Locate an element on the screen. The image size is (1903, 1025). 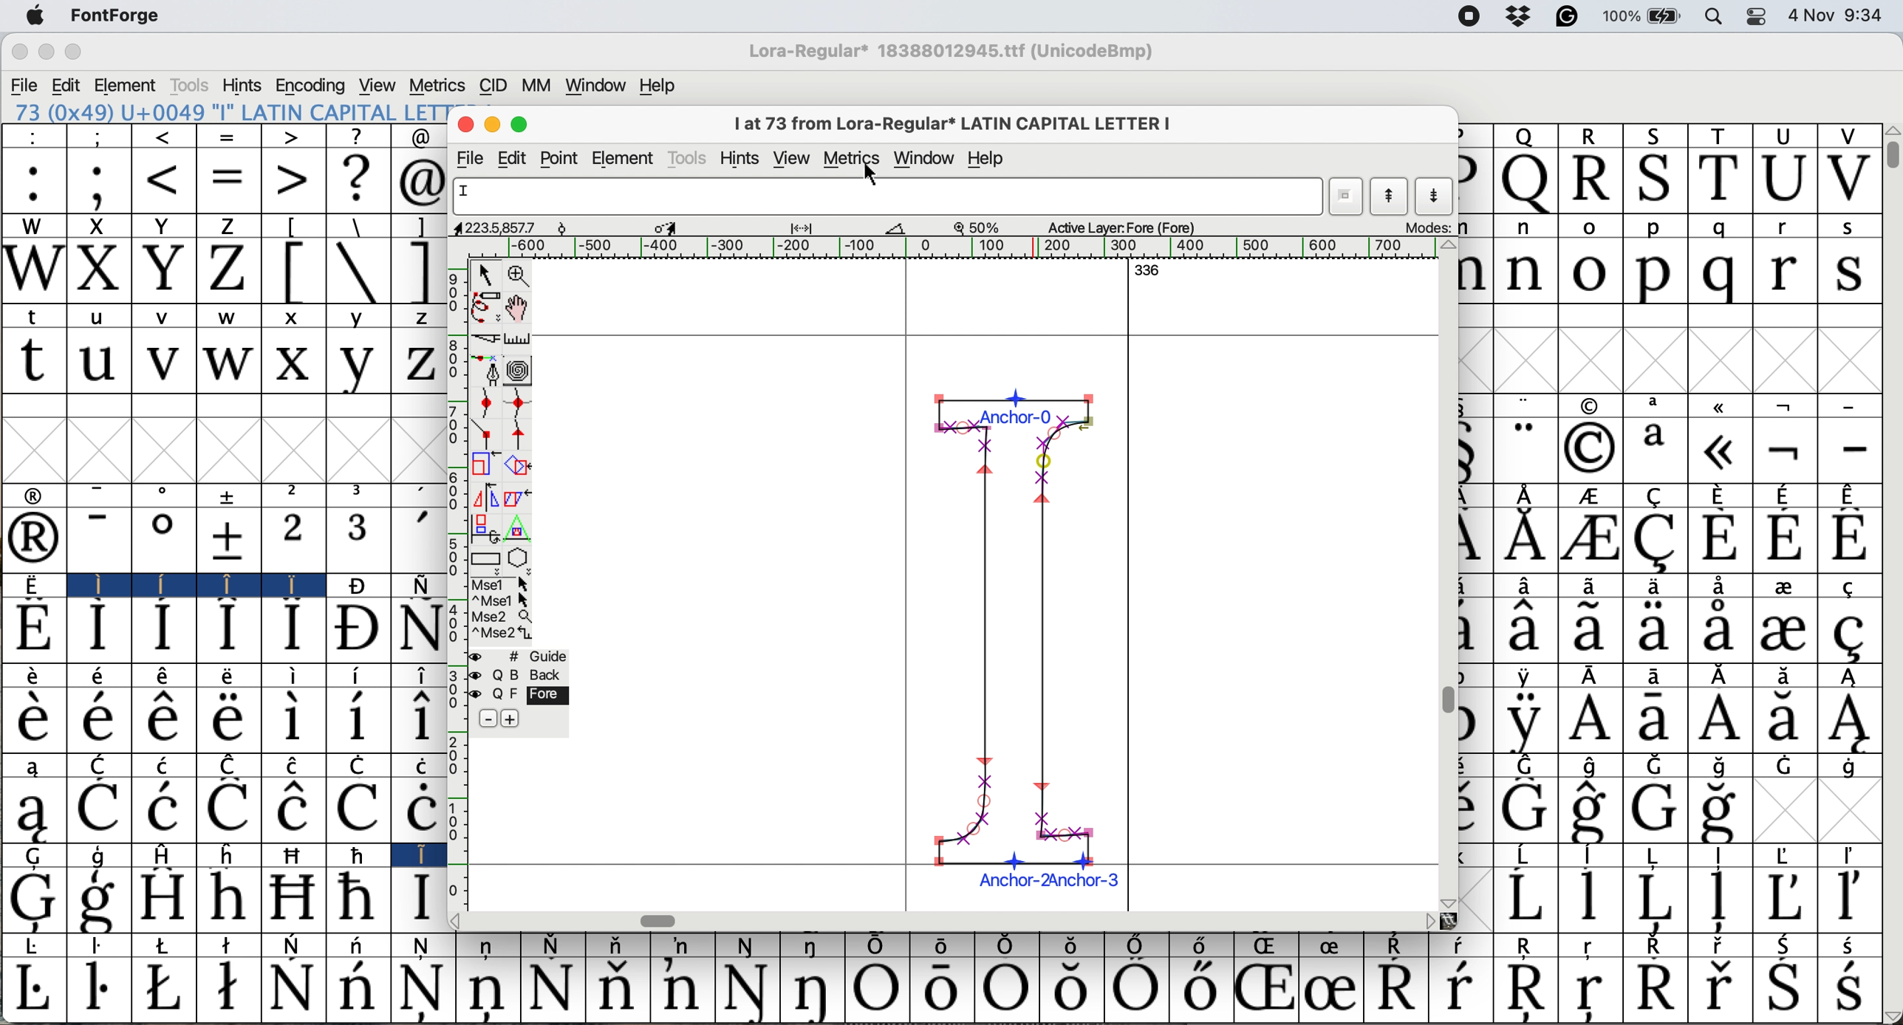
stars and polygons is located at coordinates (520, 558).